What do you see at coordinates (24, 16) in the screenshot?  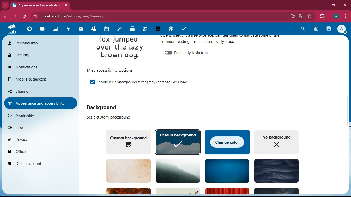 I see `refresh` at bounding box center [24, 16].